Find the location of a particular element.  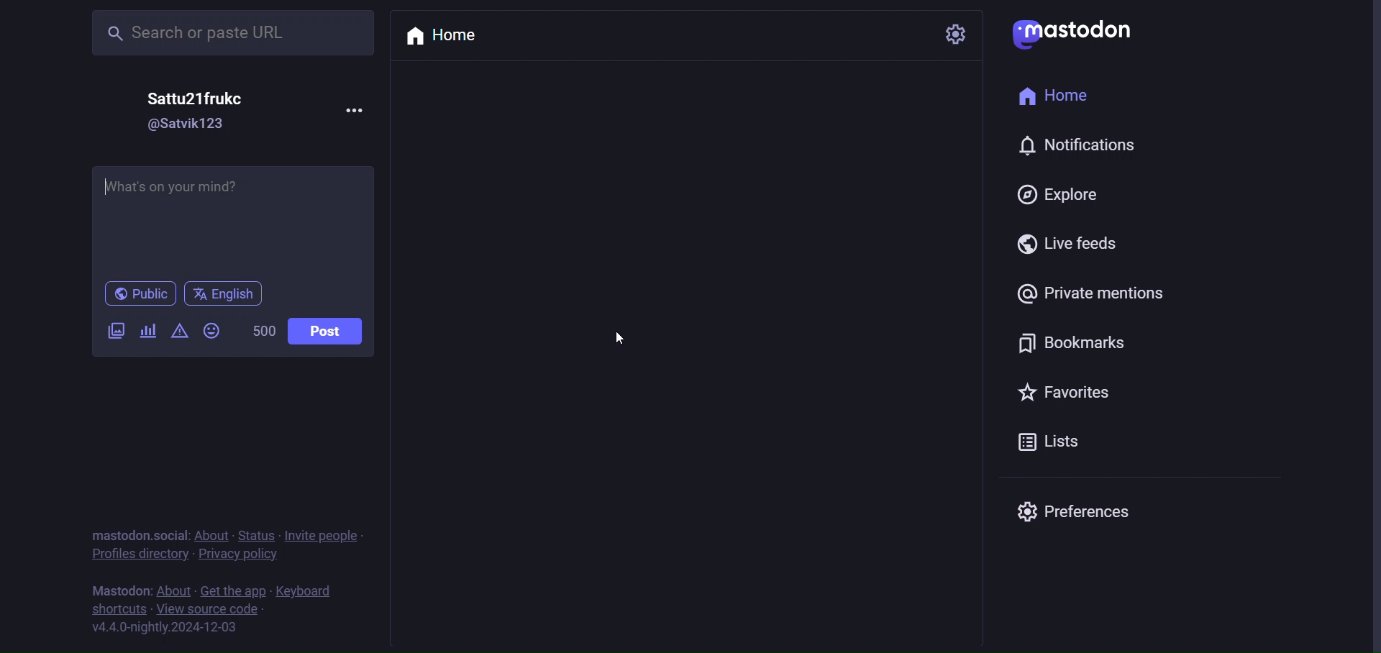

public is located at coordinates (134, 293).